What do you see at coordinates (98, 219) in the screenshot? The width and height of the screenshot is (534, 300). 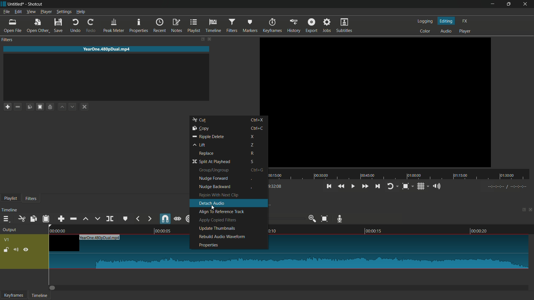 I see `overwrite` at bounding box center [98, 219].